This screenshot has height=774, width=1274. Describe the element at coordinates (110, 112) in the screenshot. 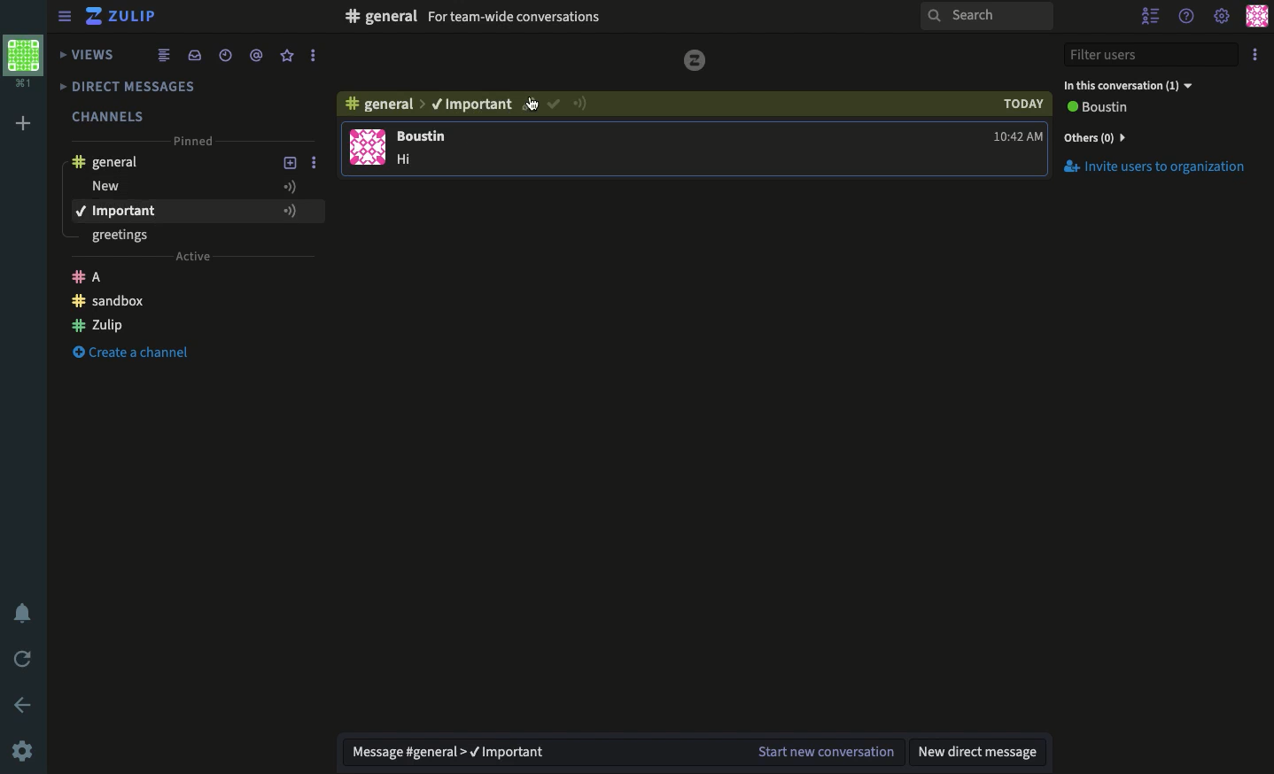

I see `Channels` at that location.